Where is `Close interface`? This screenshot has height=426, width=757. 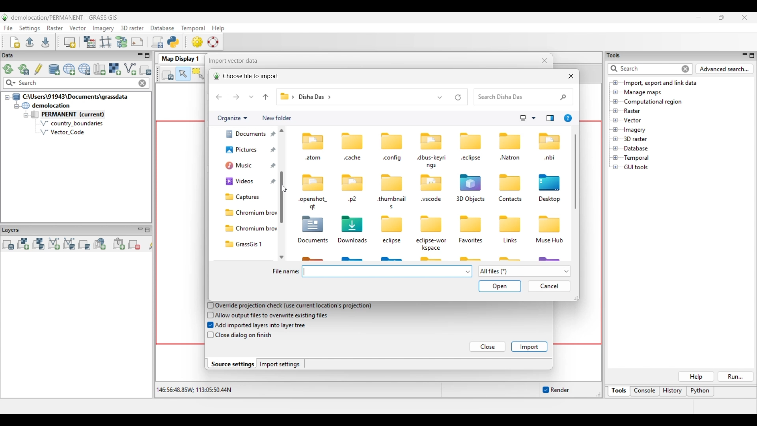 Close interface is located at coordinates (744, 17).